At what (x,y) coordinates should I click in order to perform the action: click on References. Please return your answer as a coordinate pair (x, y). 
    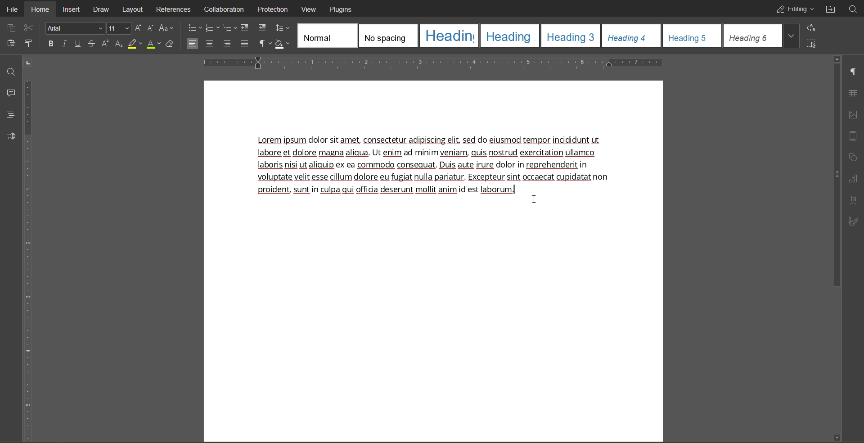
    Looking at the image, I should click on (174, 8).